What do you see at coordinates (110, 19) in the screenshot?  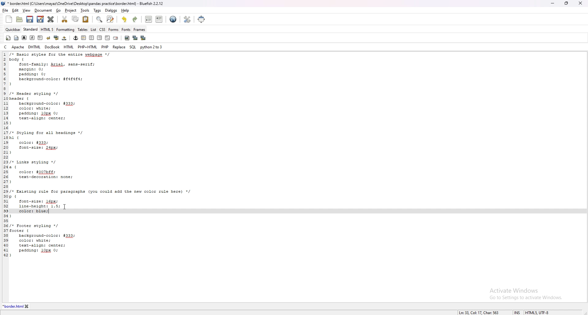 I see `advanced find and replace` at bounding box center [110, 19].